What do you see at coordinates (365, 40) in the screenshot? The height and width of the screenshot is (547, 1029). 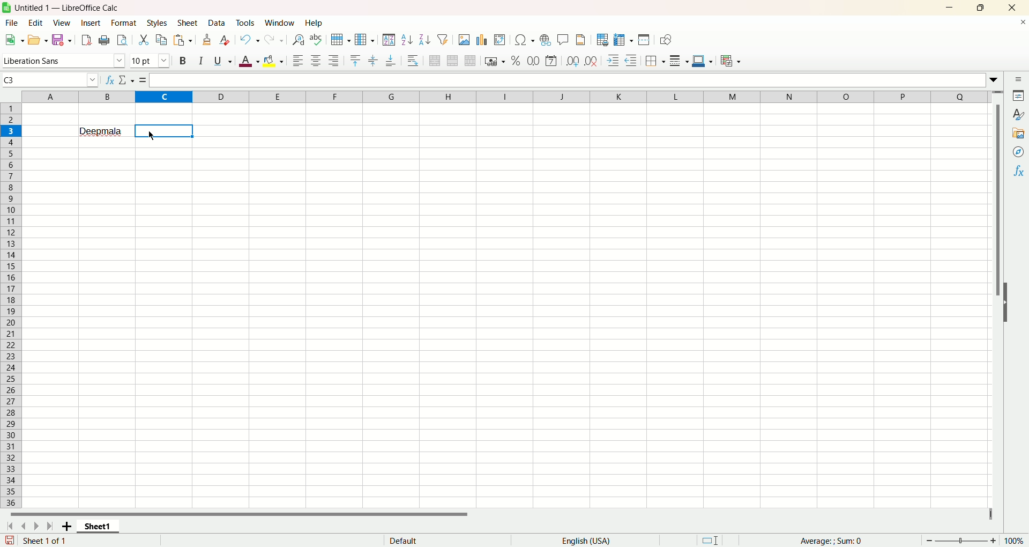 I see `Column` at bounding box center [365, 40].